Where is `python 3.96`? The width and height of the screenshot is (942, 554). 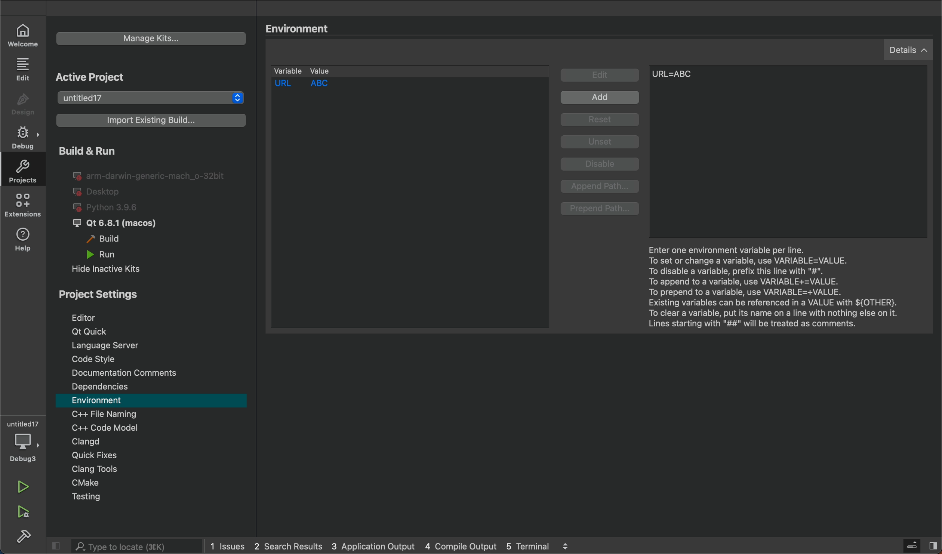 python 3.96 is located at coordinates (115, 208).